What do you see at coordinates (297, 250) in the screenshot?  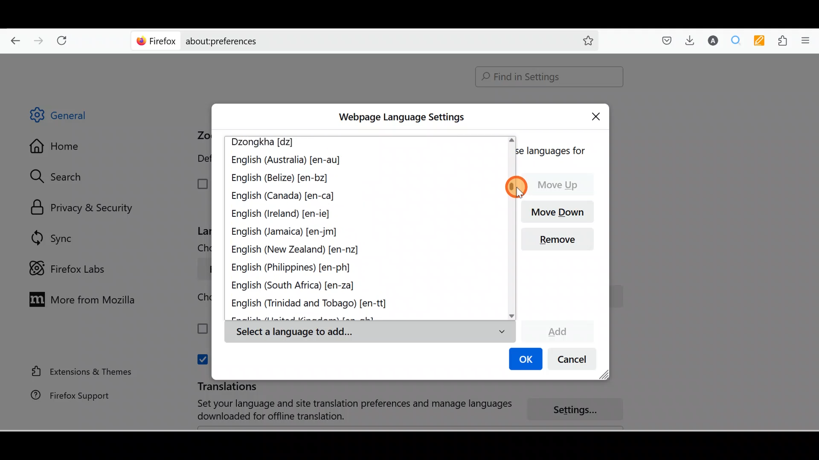 I see `English (New Zealand) [en-nz]` at bounding box center [297, 250].